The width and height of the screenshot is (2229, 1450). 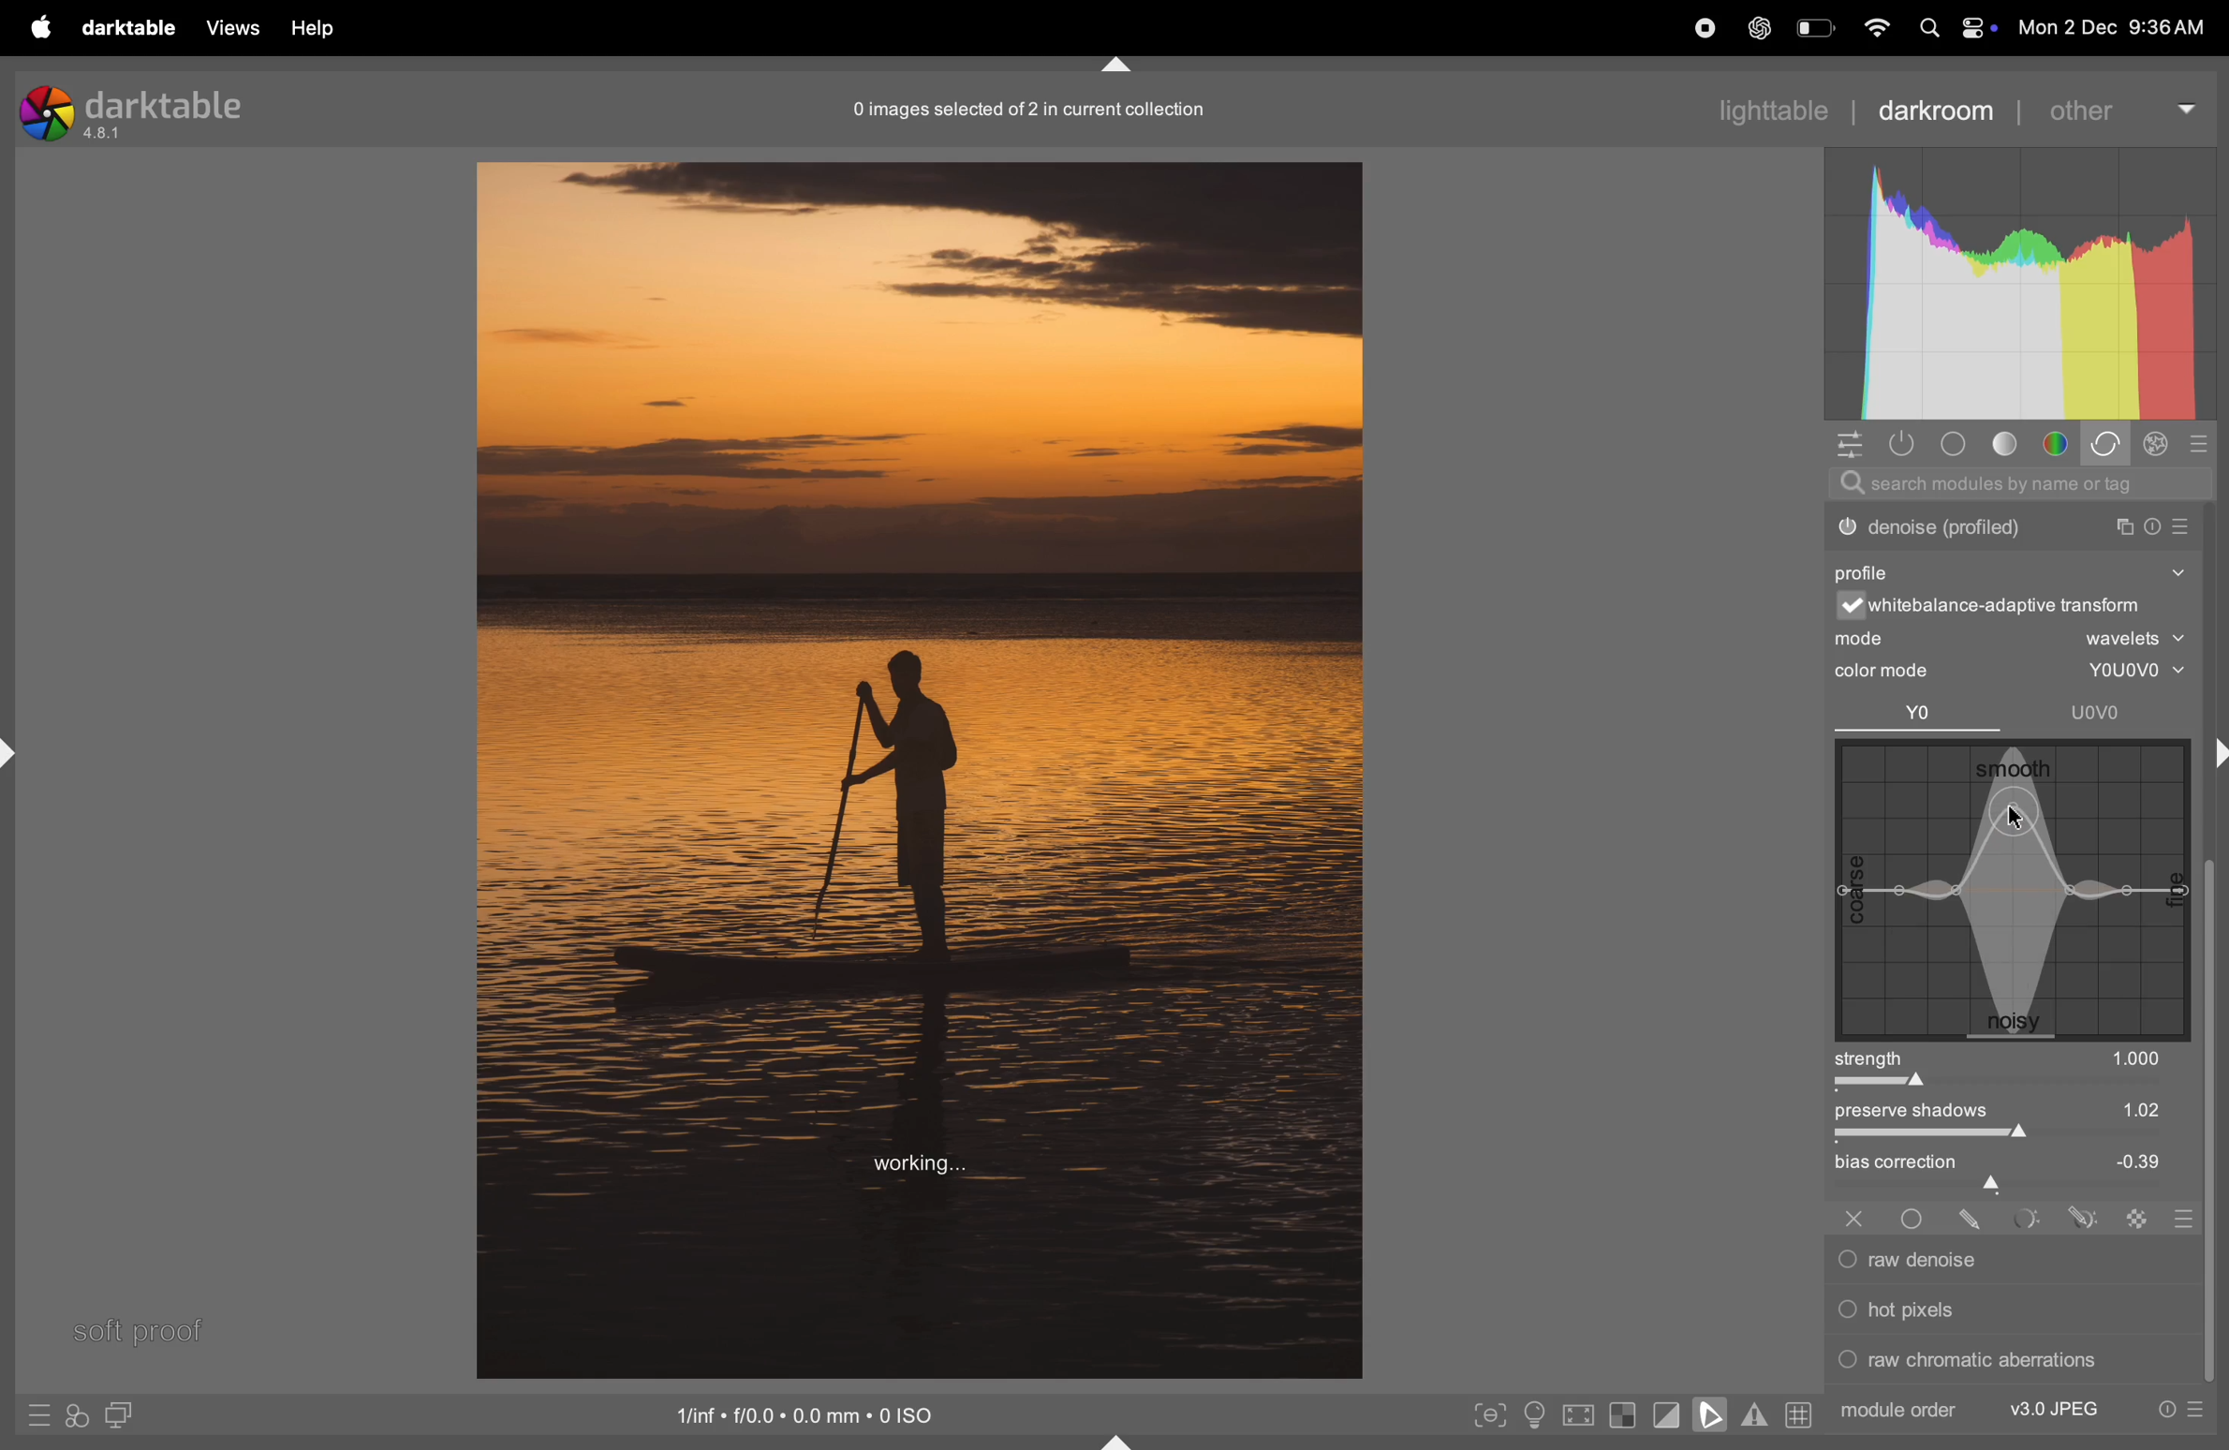 I want to click on sign, so click(x=2138, y=1217).